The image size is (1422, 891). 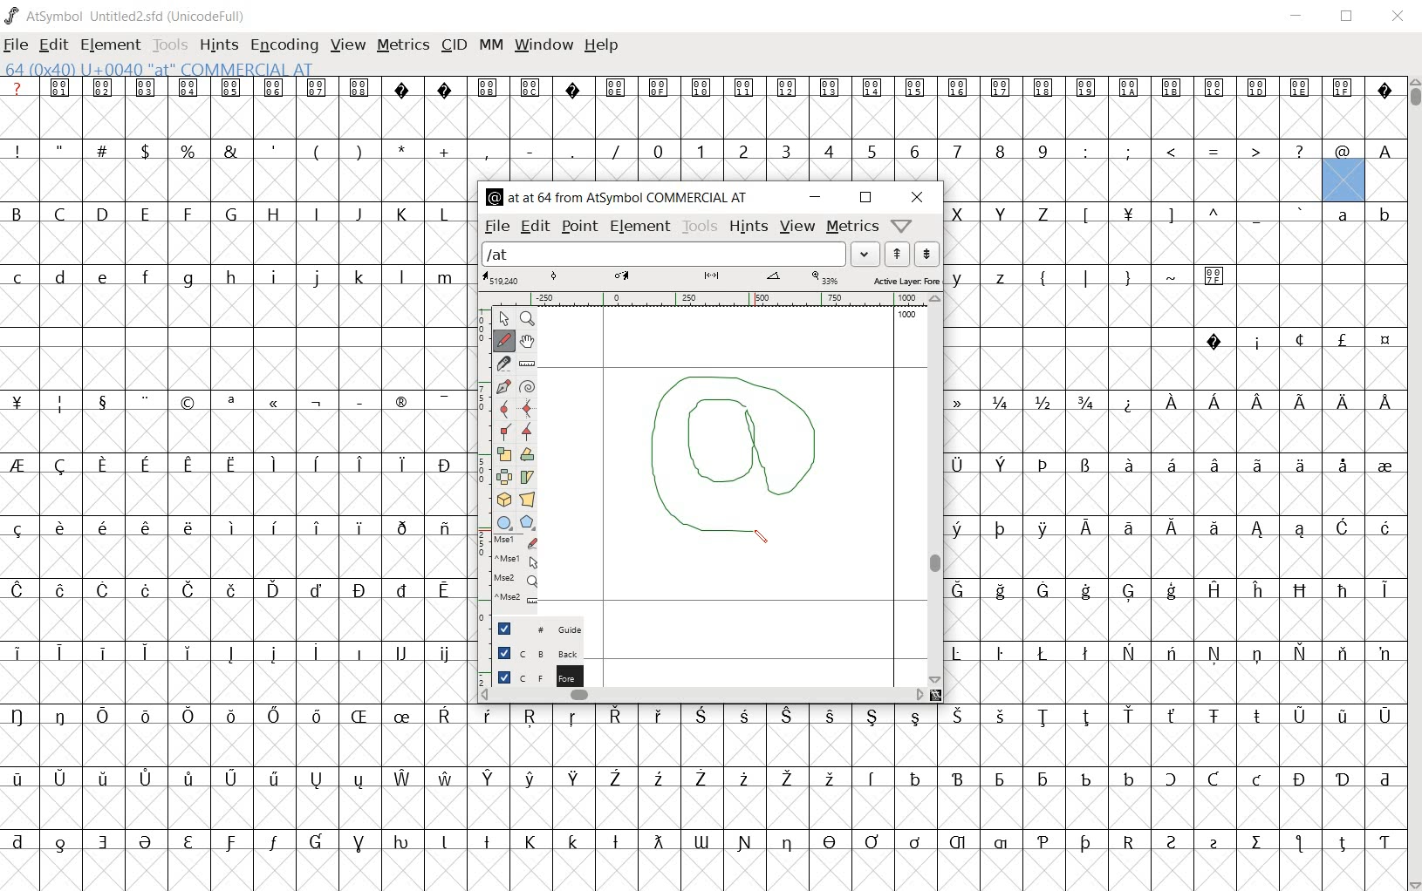 I want to click on show the previous wordlist, so click(x=900, y=255).